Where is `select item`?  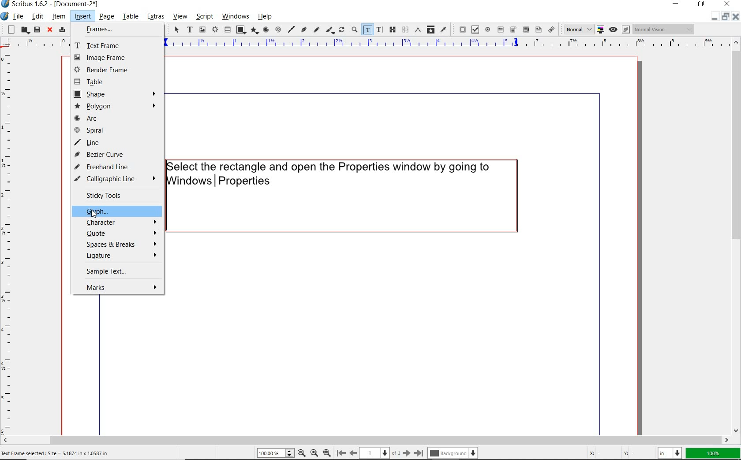
select item is located at coordinates (176, 30).